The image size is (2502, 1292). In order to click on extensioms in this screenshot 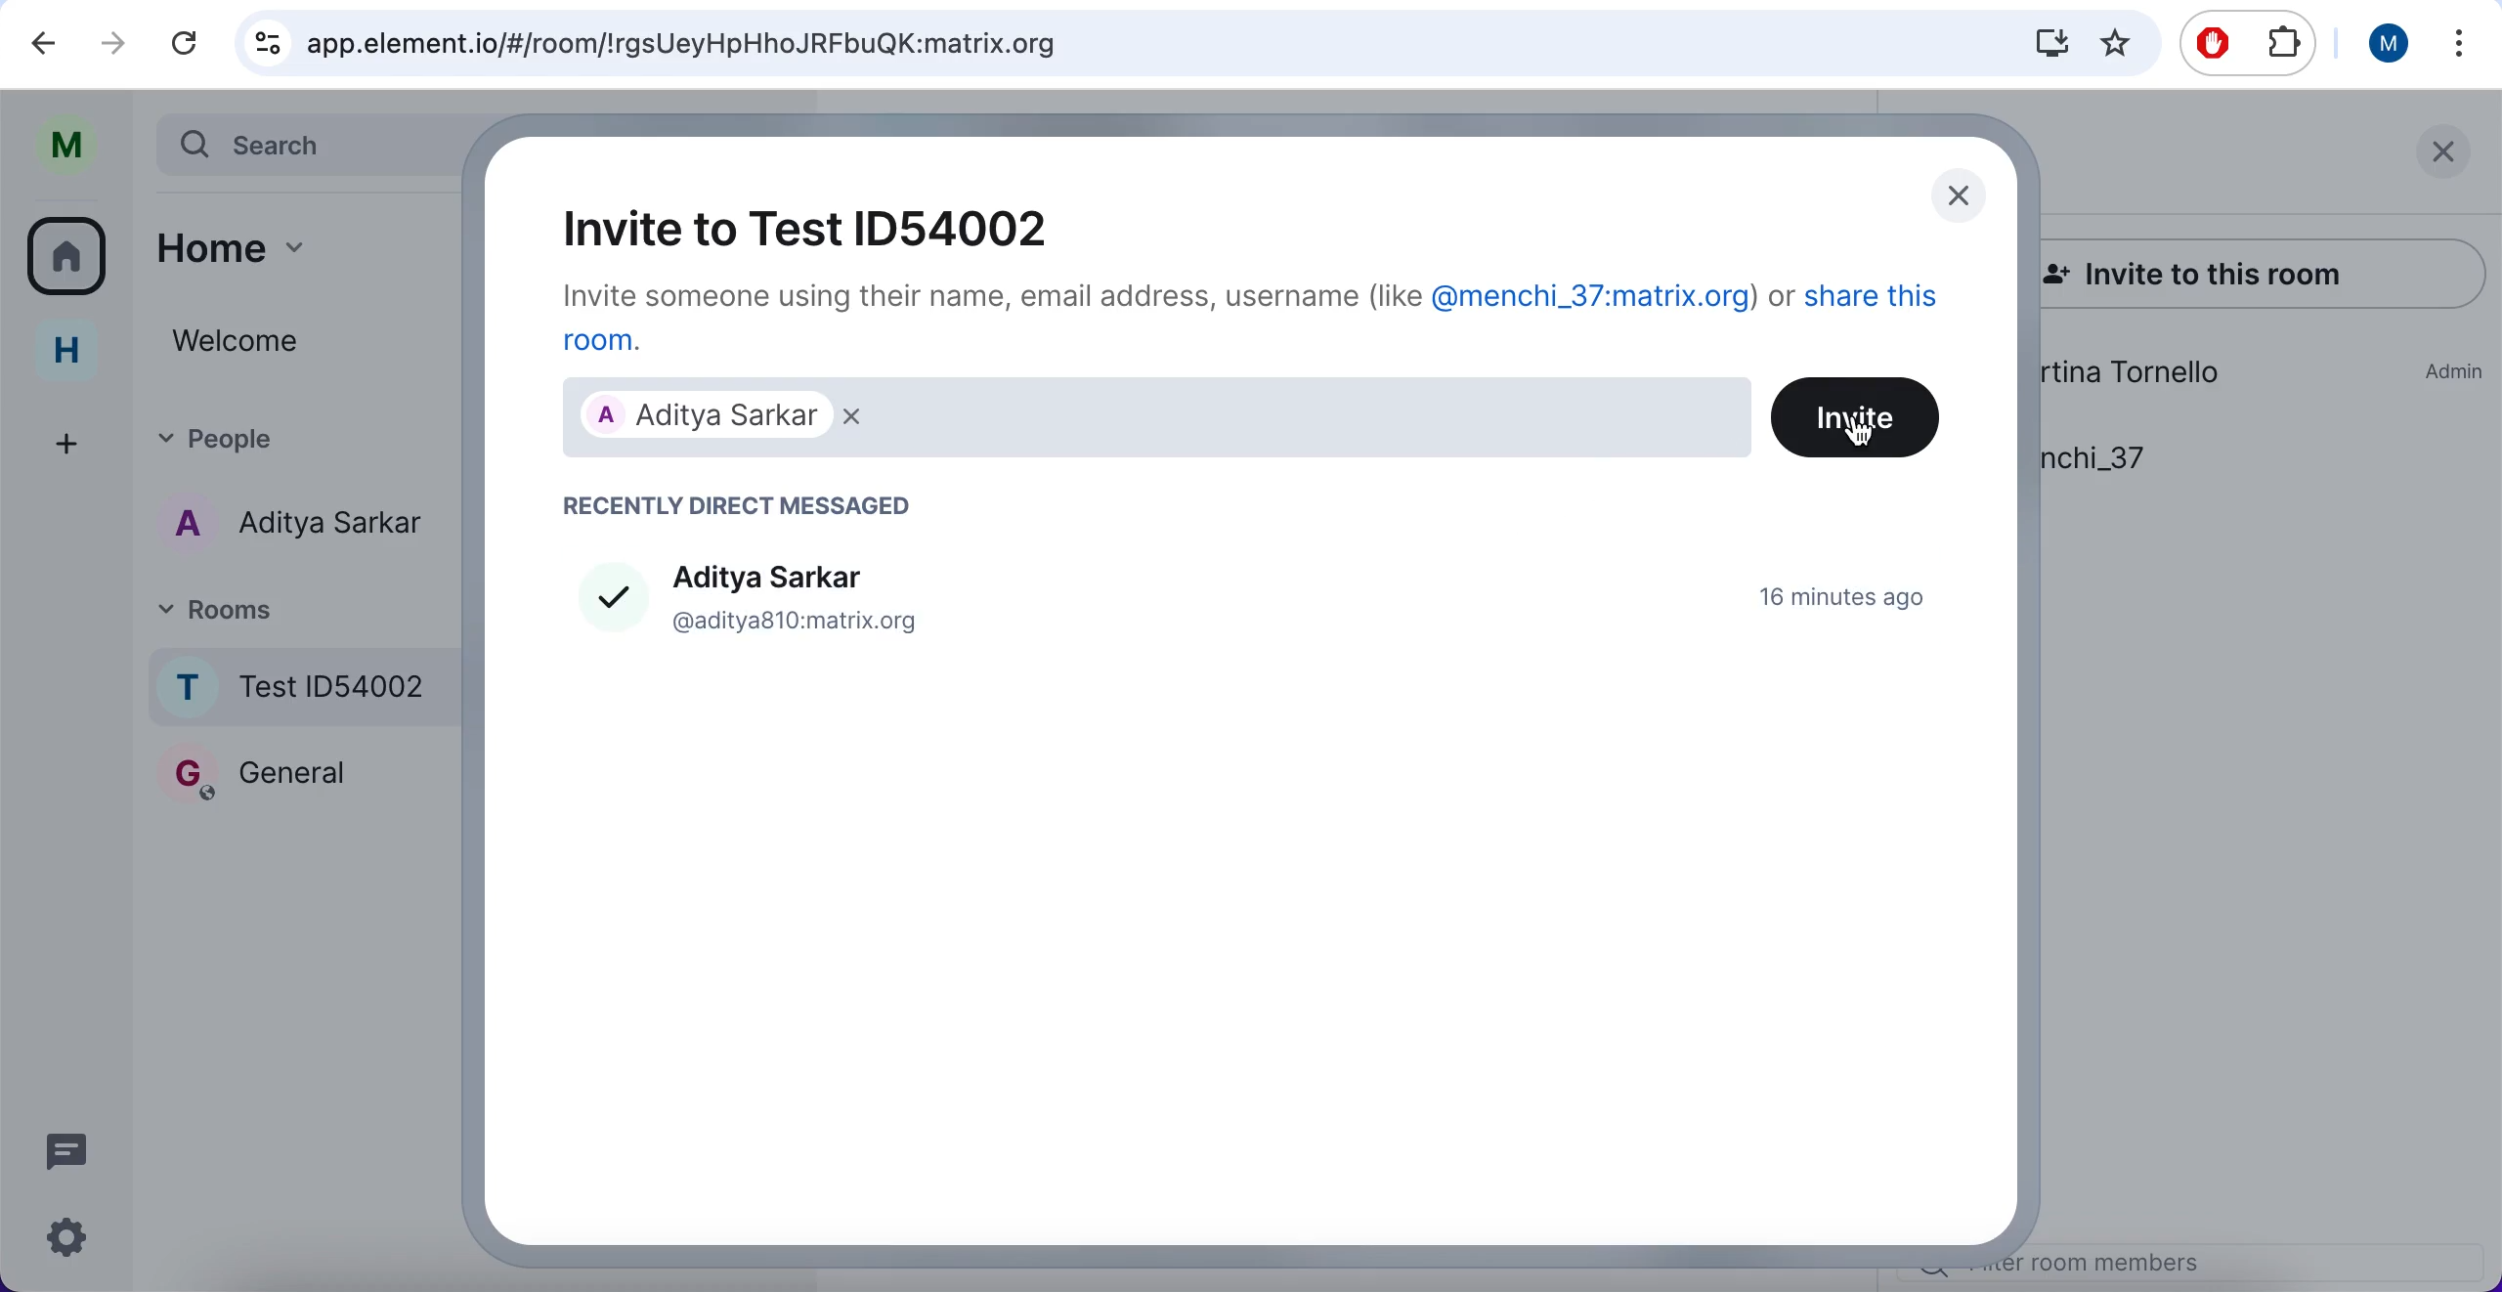, I will do `click(2281, 48)`.